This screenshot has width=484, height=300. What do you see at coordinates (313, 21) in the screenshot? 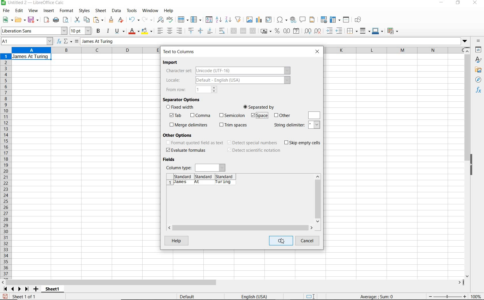
I see `headers and footers` at bounding box center [313, 21].